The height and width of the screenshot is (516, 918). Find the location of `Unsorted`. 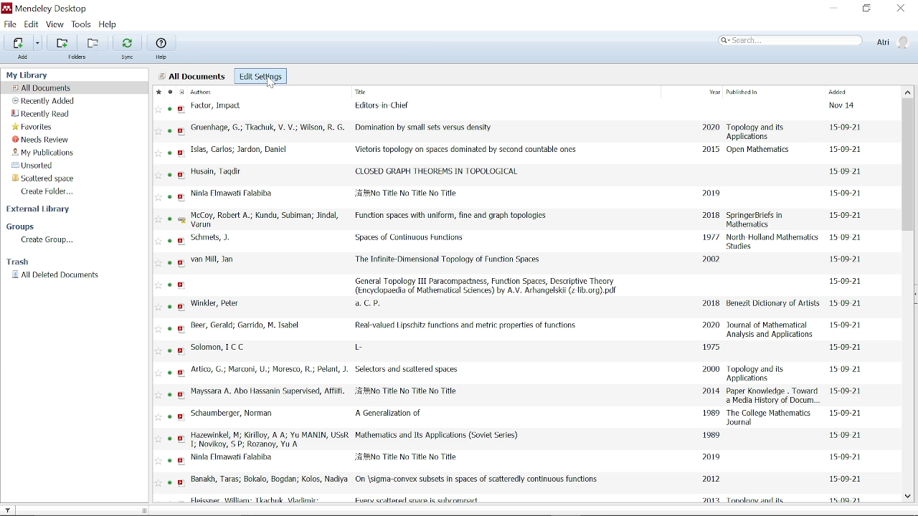

Unsorted is located at coordinates (44, 166).